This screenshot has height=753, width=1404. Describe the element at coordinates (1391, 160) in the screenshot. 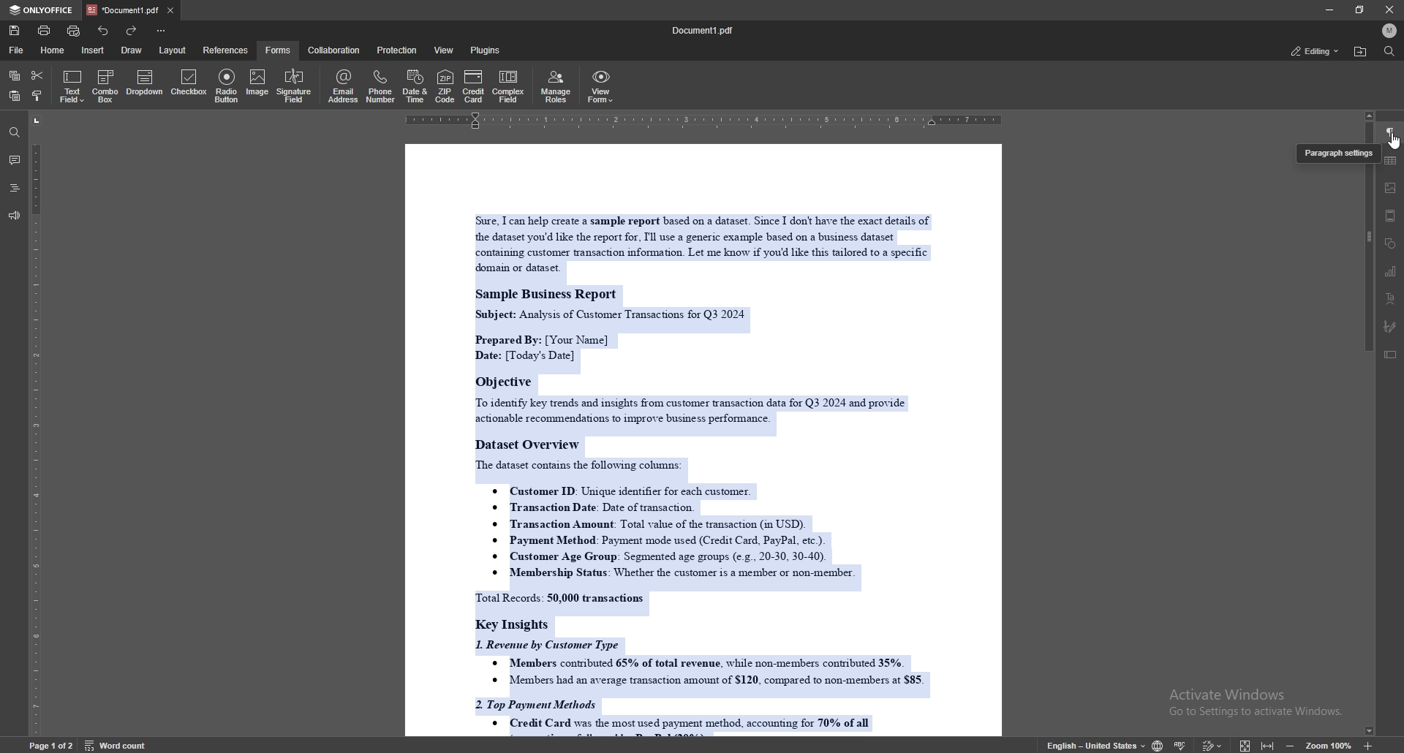

I see `table` at that location.